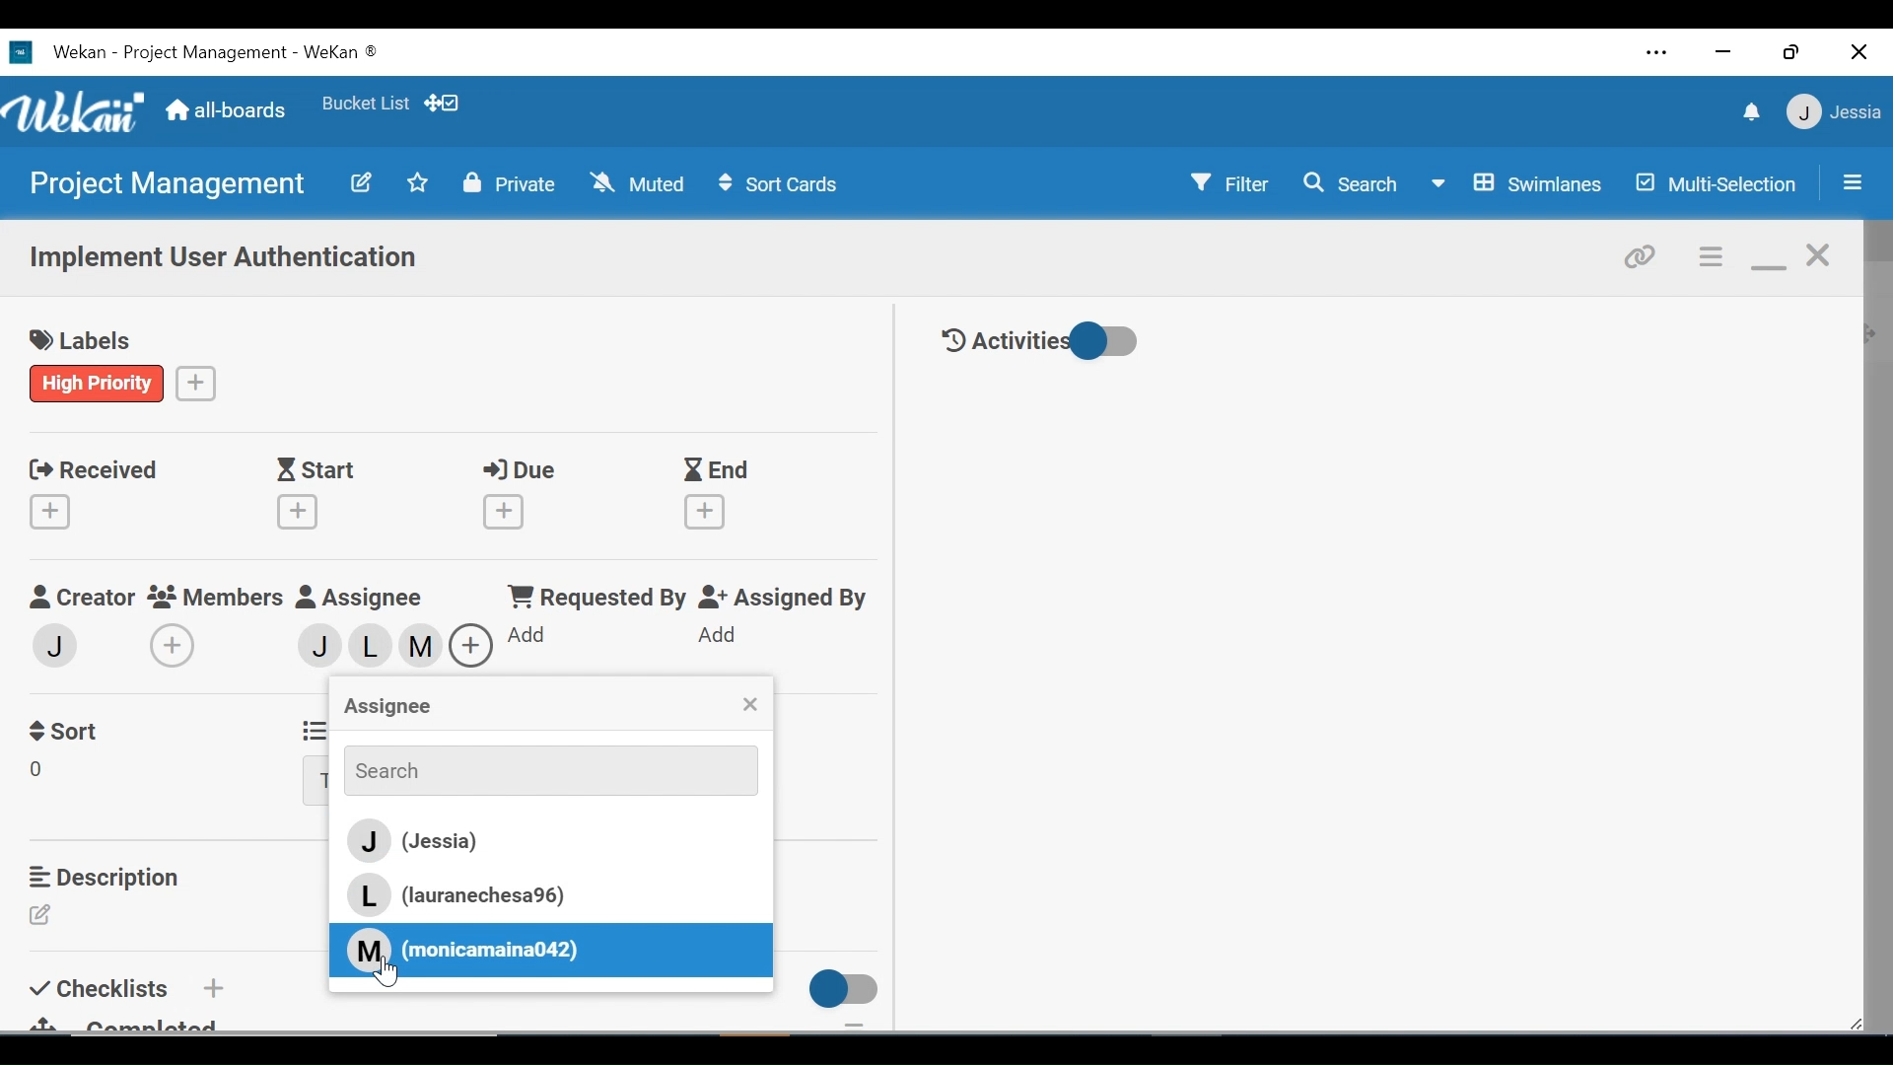  I want to click on create Due Date, so click(505, 512).